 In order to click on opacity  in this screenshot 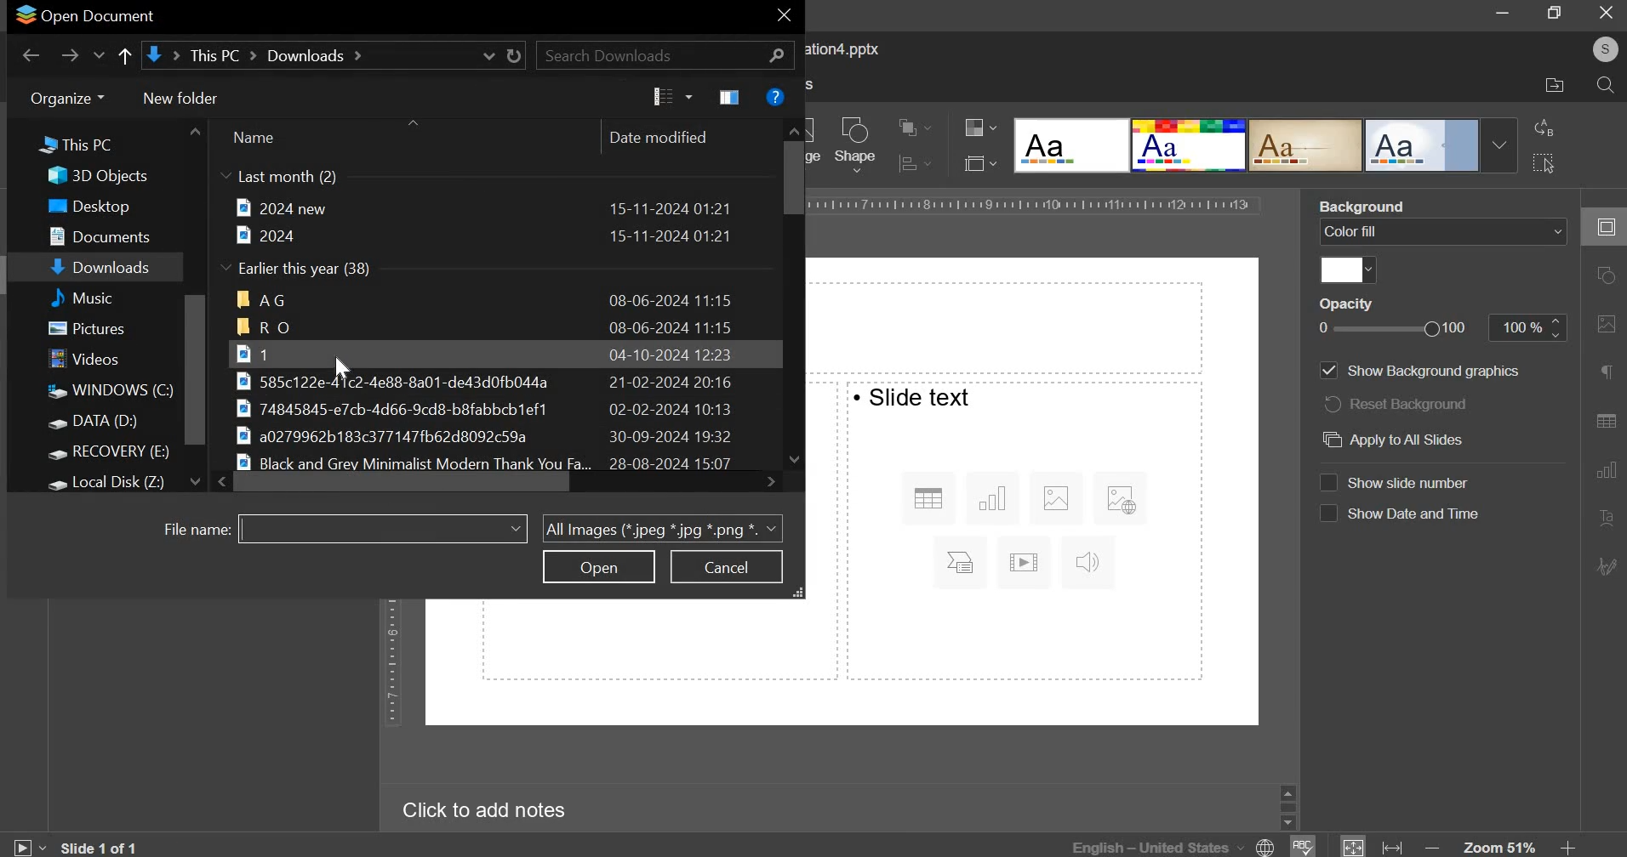, I will do `click(1528, 327)`.